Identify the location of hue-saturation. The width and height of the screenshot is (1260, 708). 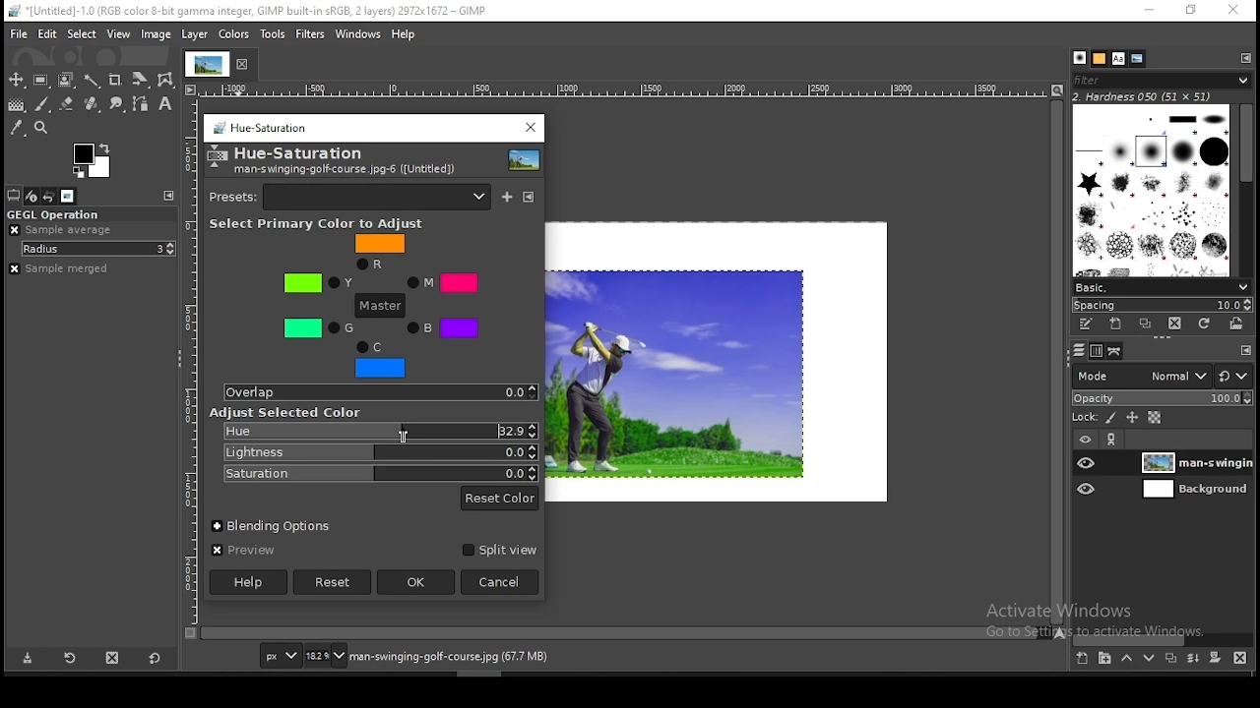
(300, 153).